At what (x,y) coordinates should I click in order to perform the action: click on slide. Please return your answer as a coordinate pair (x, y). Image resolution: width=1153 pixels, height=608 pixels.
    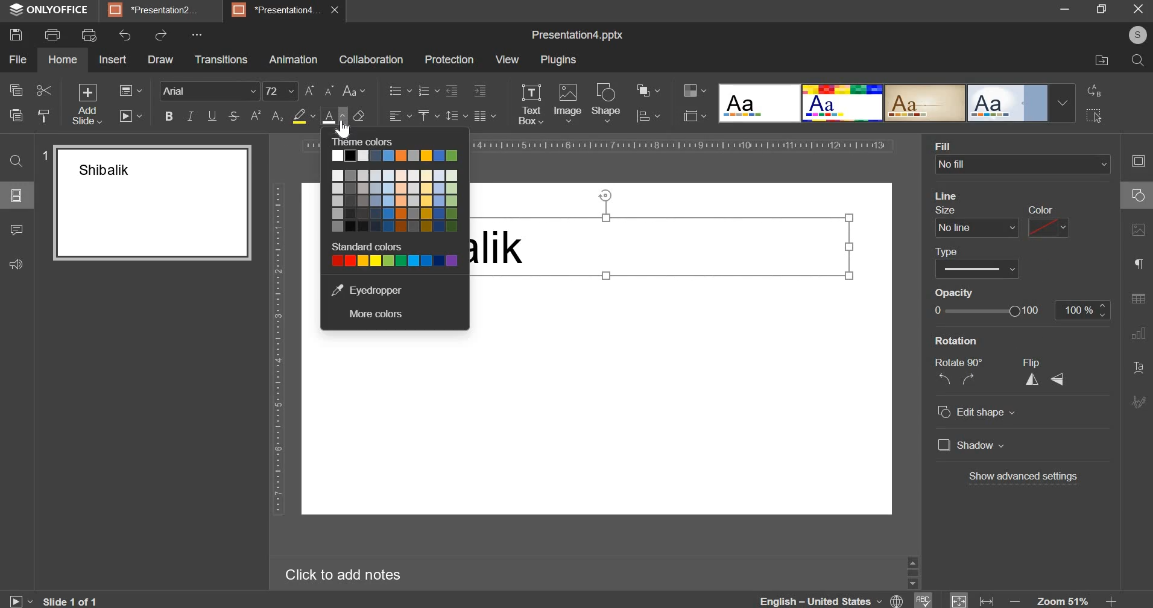
    Looking at the image, I should click on (1136, 163).